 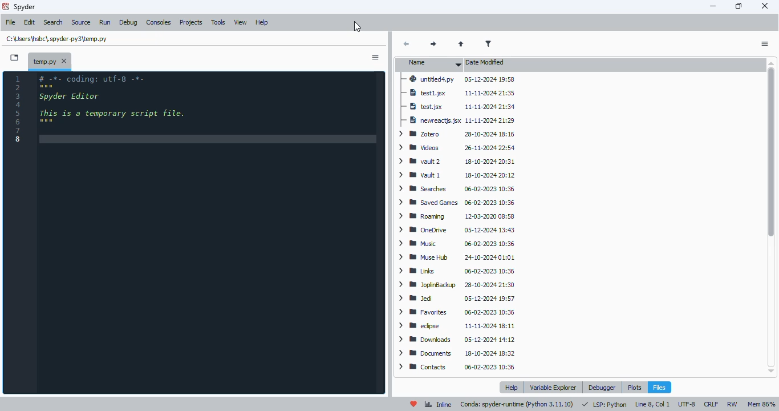 What do you see at coordinates (19, 110) in the screenshot?
I see `line numbers` at bounding box center [19, 110].